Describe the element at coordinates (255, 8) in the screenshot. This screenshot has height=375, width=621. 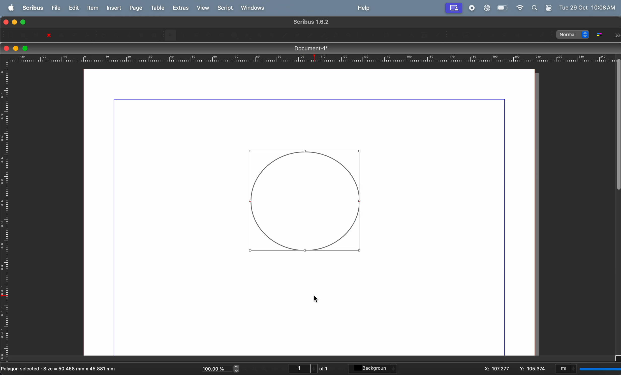
I see `windows` at that location.